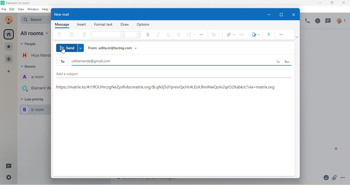 The width and height of the screenshot is (350, 185). Describe the element at coordinates (9, 59) in the screenshot. I see `people` at that location.